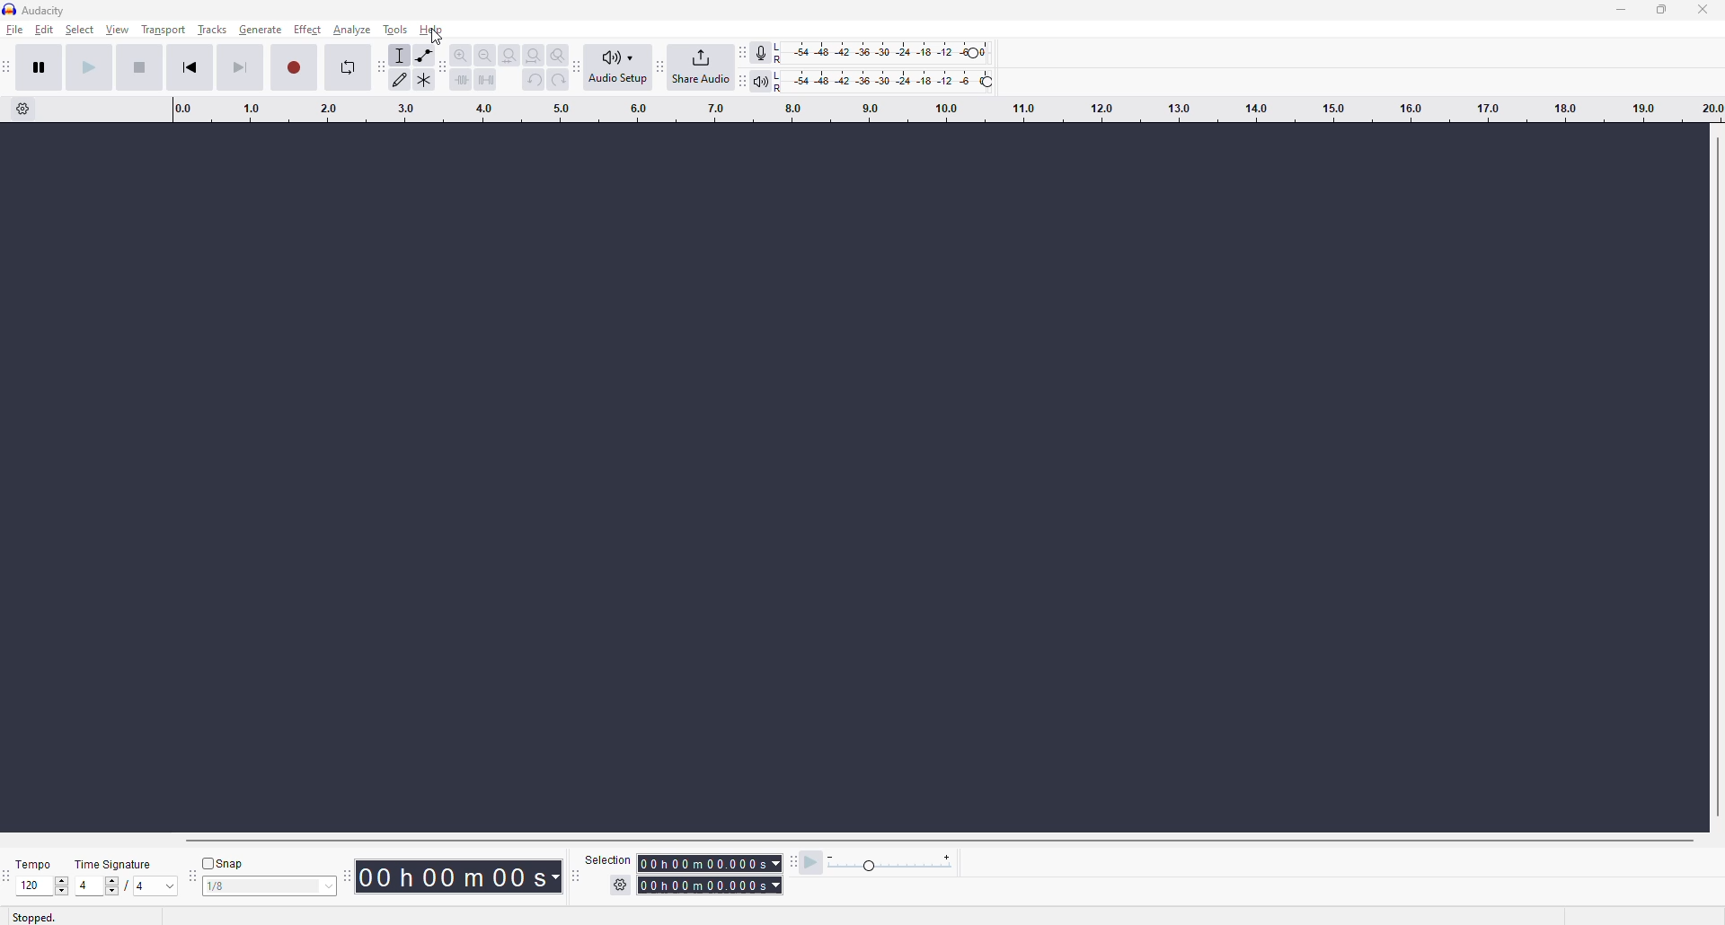 The height and width of the screenshot is (925, 1725). I want to click on Vertical Scrollbar, so click(1714, 480).